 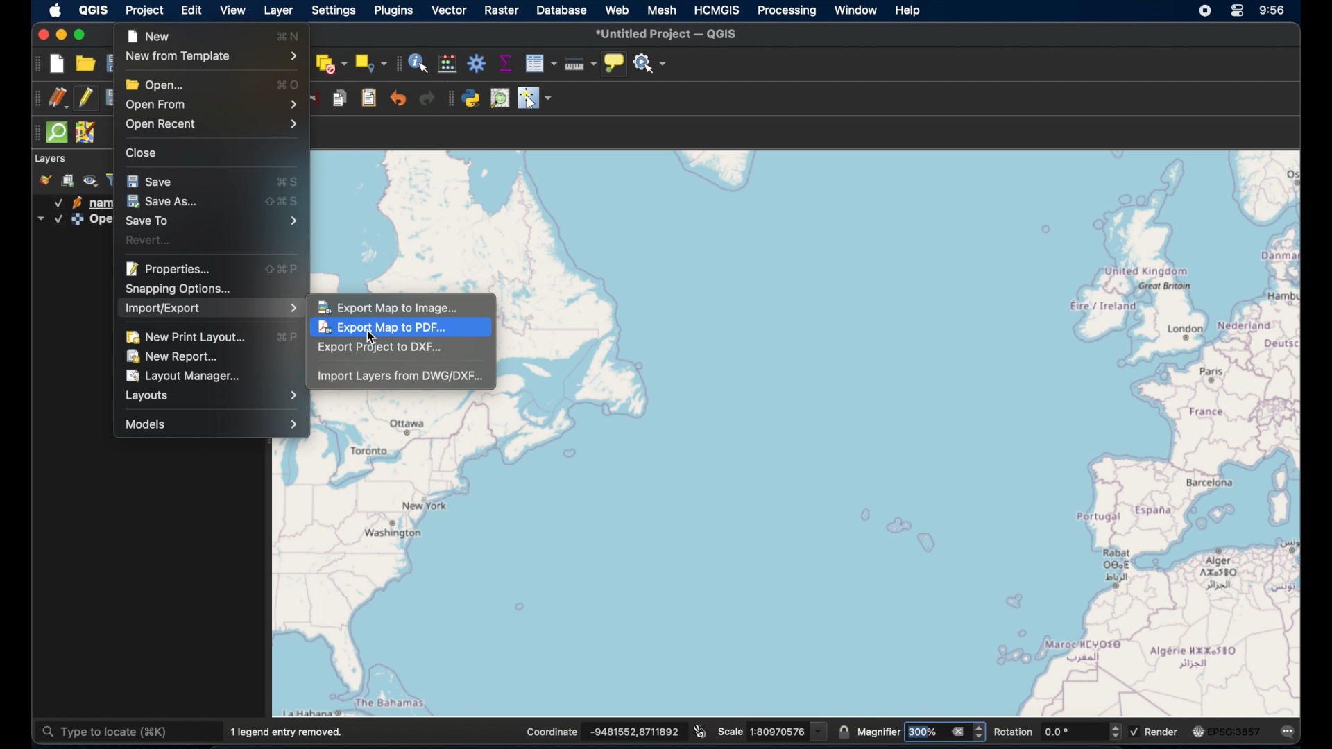 I want to click on import/export, so click(x=212, y=309).